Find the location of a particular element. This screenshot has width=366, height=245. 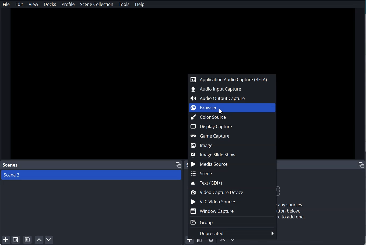

Scene is located at coordinates (232, 174).